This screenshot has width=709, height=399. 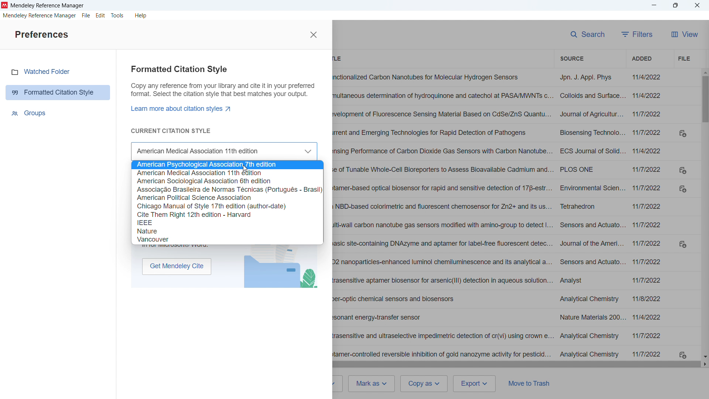 I want to click on Sort by source , so click(x=571, y=58).